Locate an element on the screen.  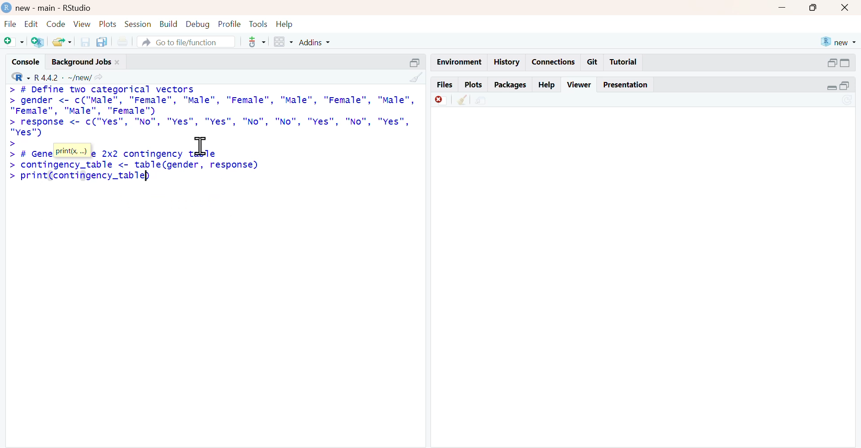
tutorial is located at coordinates (623, 62).